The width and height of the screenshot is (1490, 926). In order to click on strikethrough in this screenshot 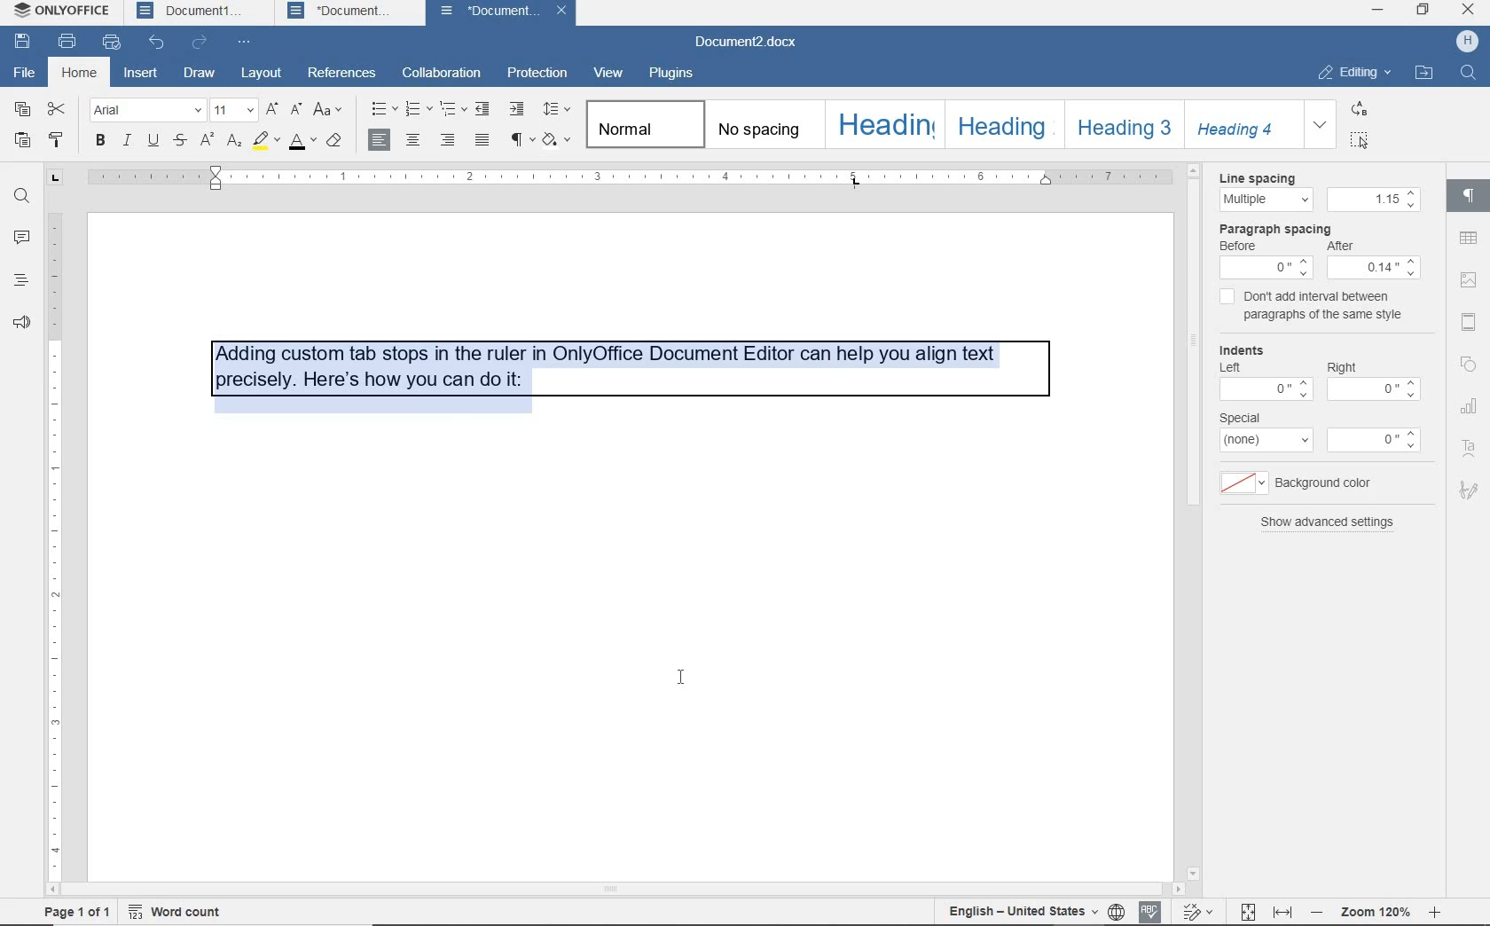, I will do `click(181, 141)`.